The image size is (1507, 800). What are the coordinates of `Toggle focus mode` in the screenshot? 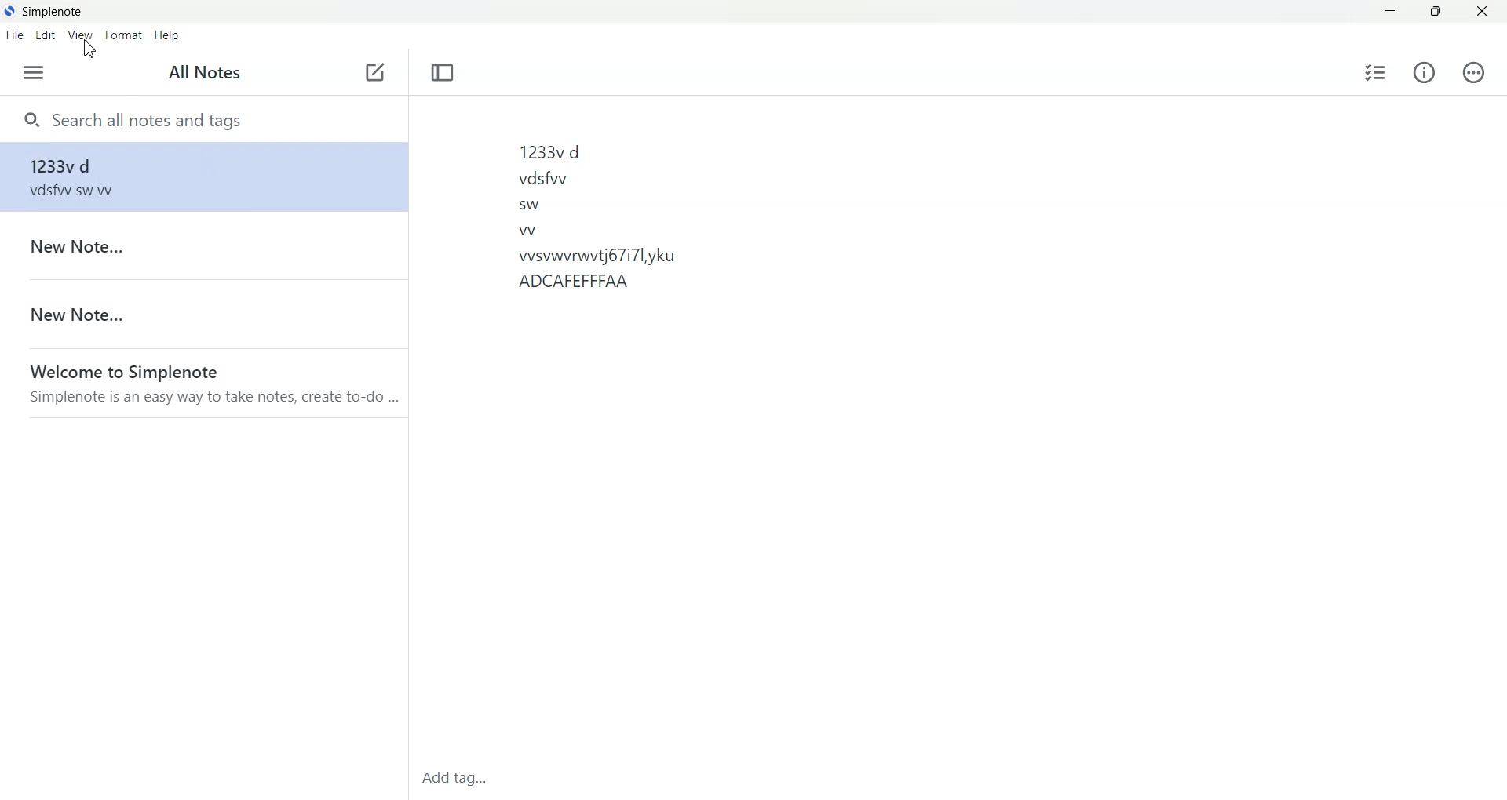 It's located at (442, 73).